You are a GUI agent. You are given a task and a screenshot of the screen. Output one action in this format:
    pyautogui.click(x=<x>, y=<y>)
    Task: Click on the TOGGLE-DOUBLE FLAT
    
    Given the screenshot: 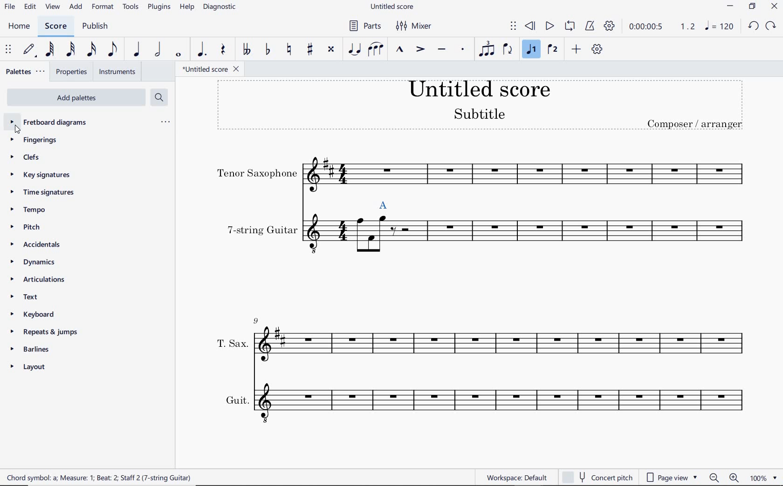 What is the action you would take?
    pyautogui.click(x=246, y=48)
    